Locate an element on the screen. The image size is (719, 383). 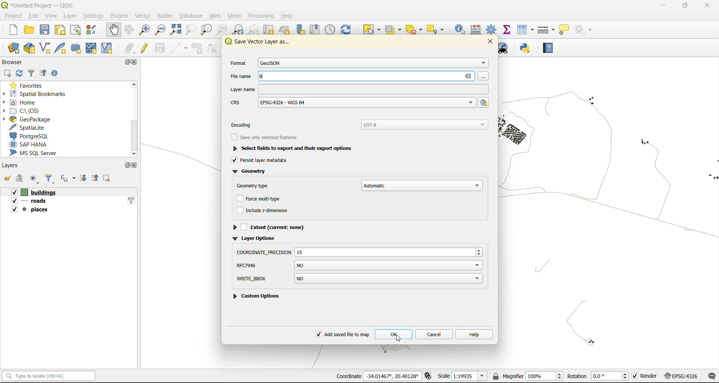
show layout is located at coordinates (76, 30).